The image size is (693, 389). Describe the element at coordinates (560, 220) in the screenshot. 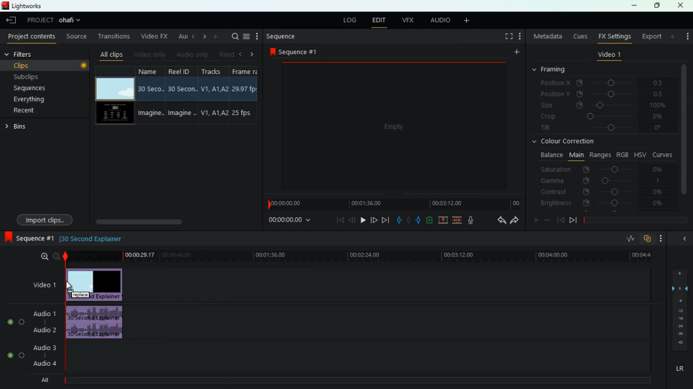

I see `back` at that location.